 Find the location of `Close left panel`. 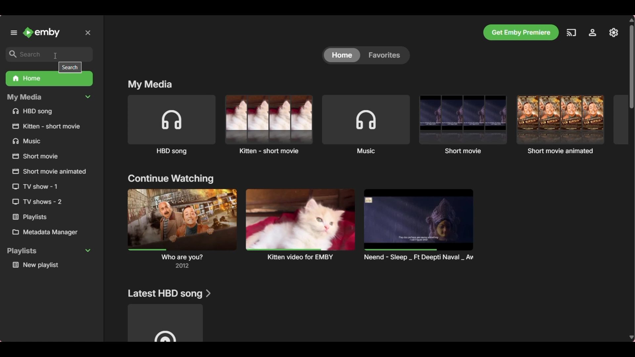

Close left panel is located at coordinates (88, 33).